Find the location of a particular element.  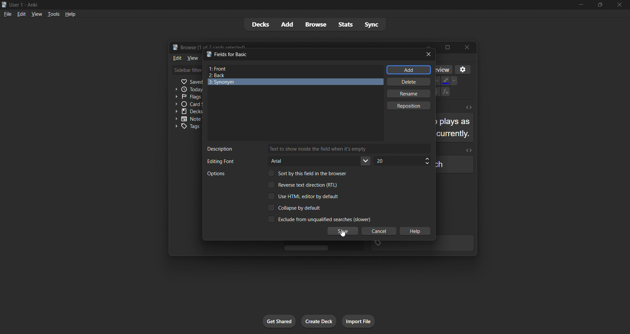

help is located at coordinates (69, 13).